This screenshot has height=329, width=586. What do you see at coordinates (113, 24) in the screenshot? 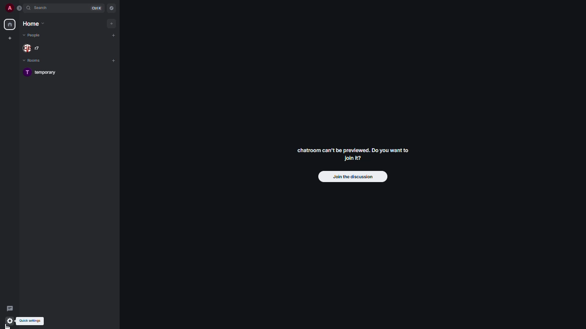
I see `add` at bounding box center [113, 24].